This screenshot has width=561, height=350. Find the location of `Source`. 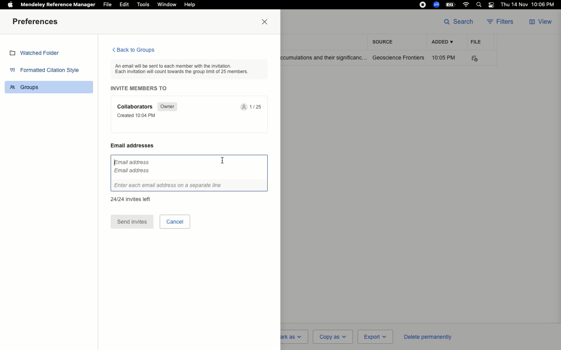

Source is located at coordinates (385, 42).